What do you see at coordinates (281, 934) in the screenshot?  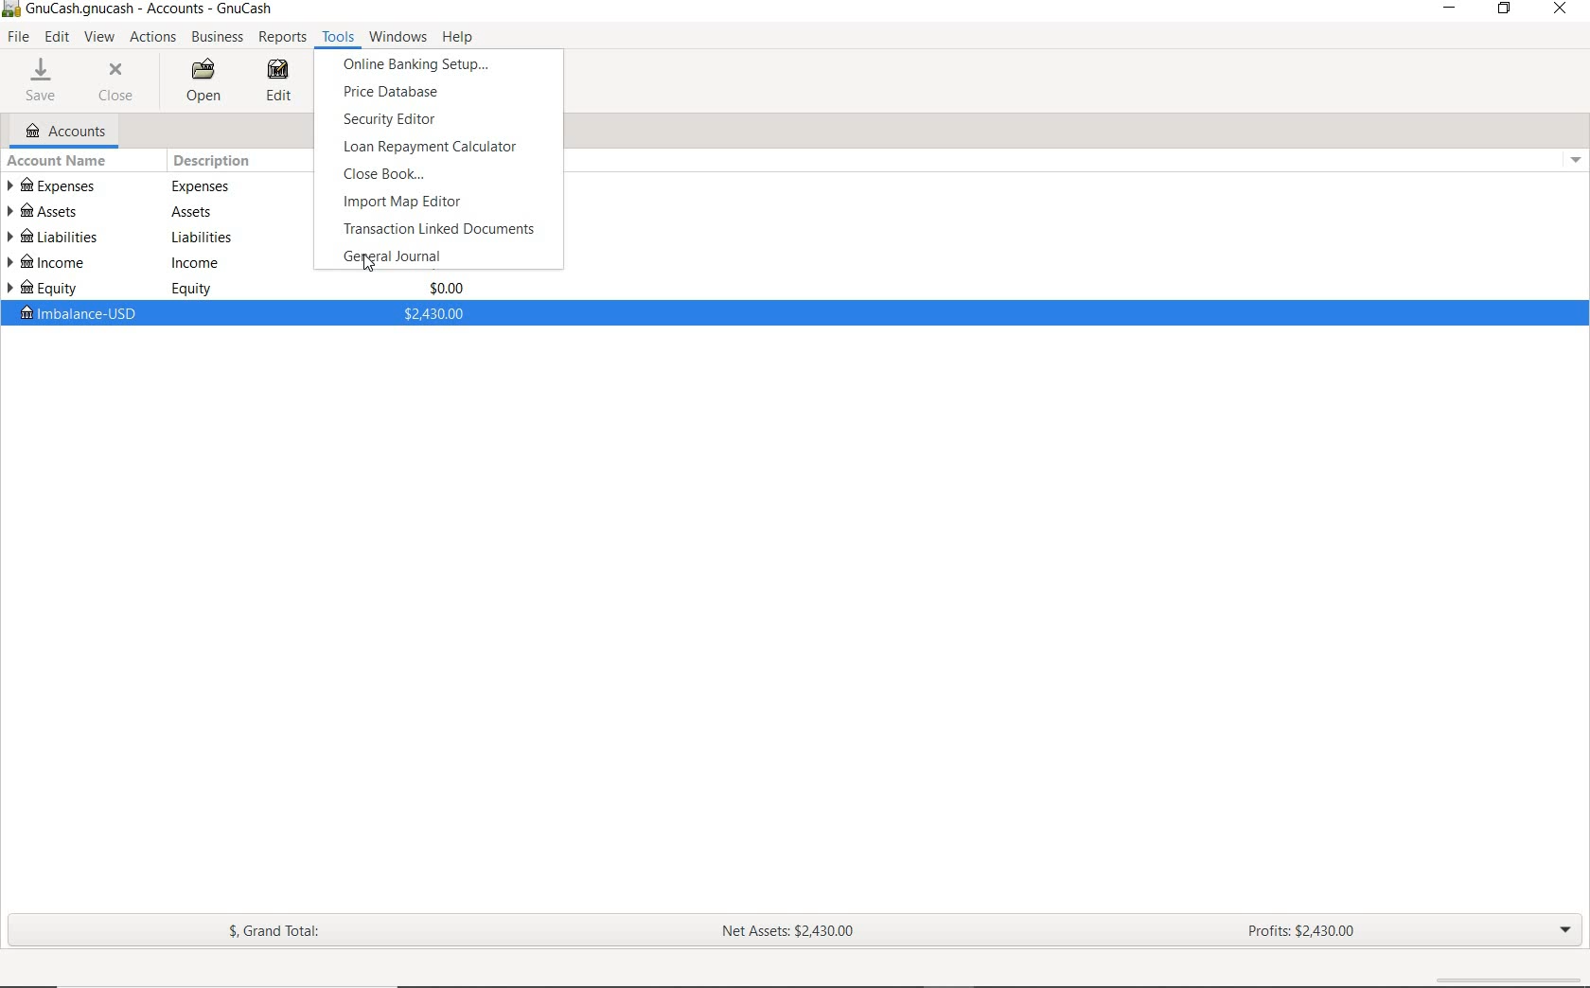 I see `GRAND TOTAL` at bounding box center [281, 934].